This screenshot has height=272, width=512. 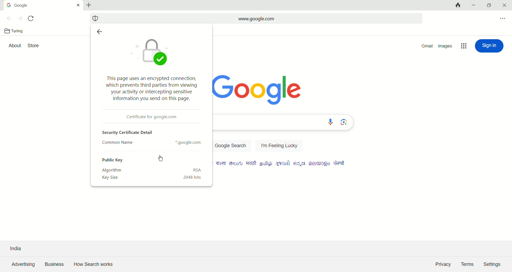 What do you see at coordinates (489, 46) in the screenshot?
I see `sign in` at bounding box center [489, 46].